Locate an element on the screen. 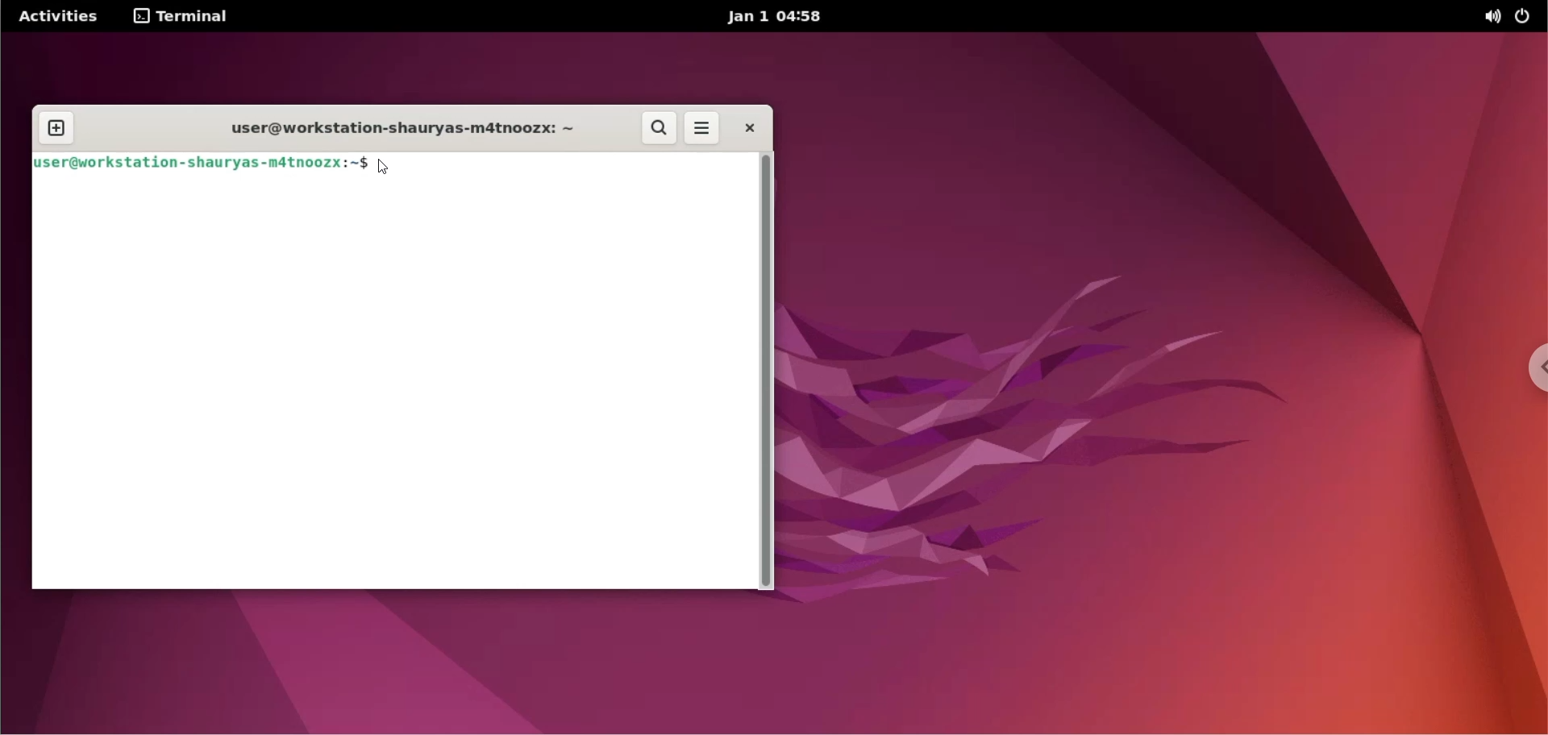 The image size is (1548, 735). chrome options is located at coordinates (1520, 372).